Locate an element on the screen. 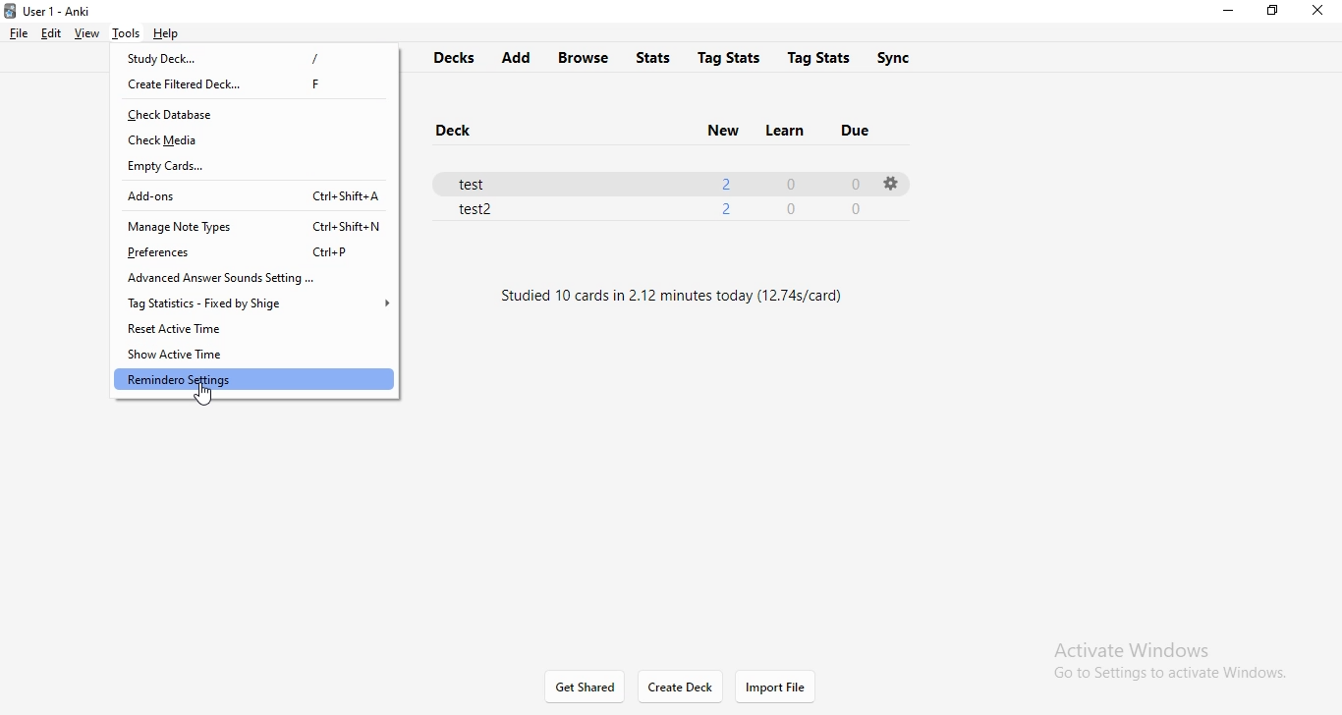  help is located at coordinates (163, 33).